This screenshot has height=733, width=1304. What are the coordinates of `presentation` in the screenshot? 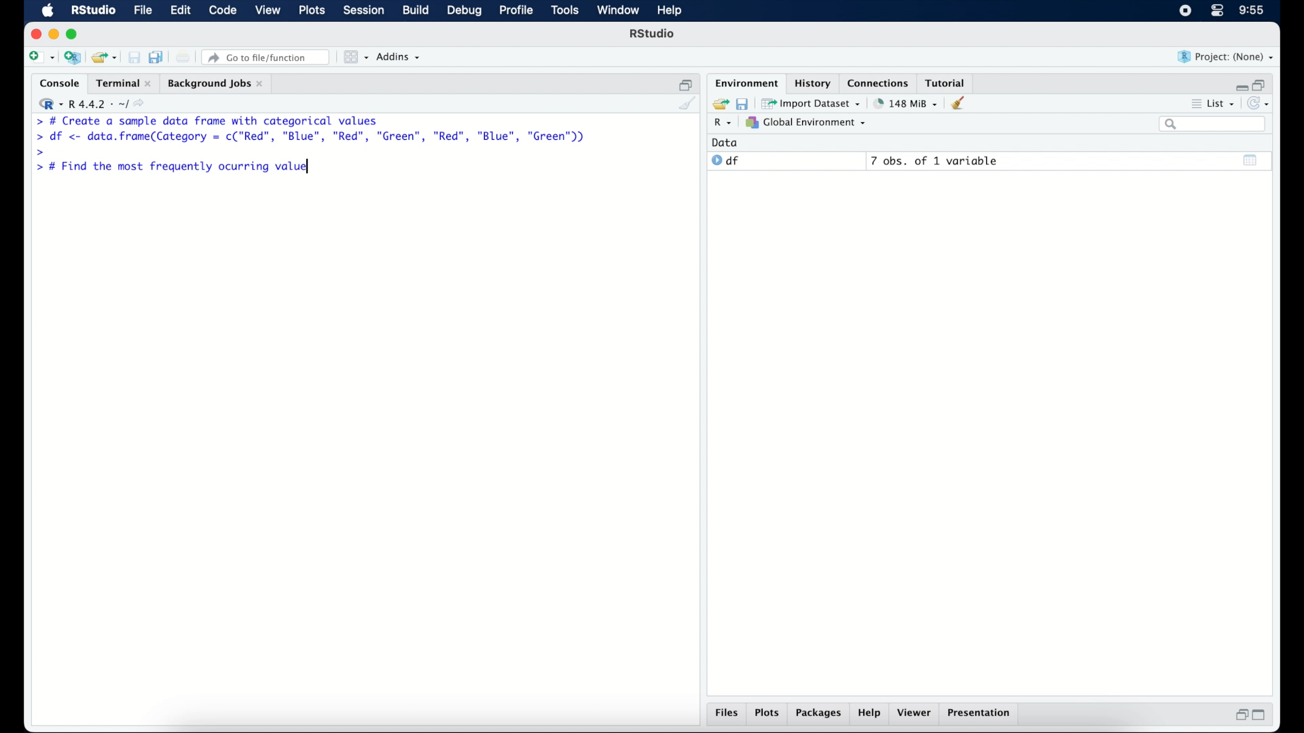 It's located at (982, 714).